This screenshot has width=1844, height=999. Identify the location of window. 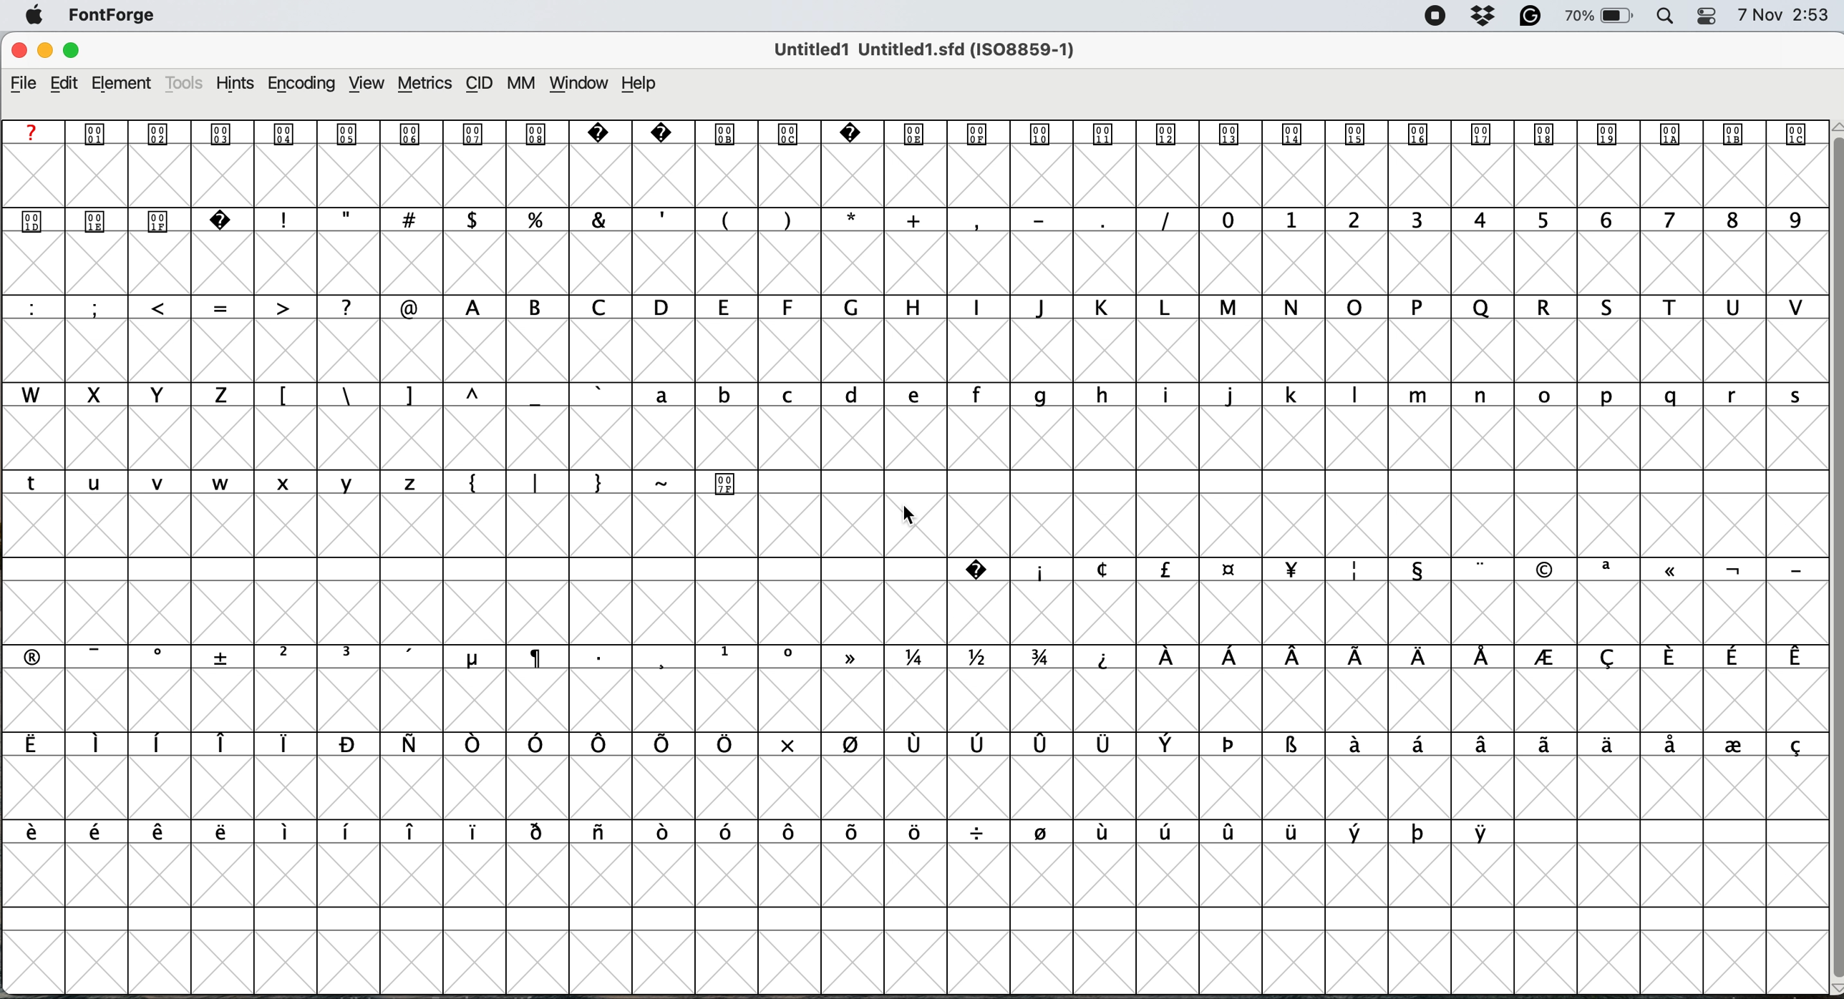
(583, 85).